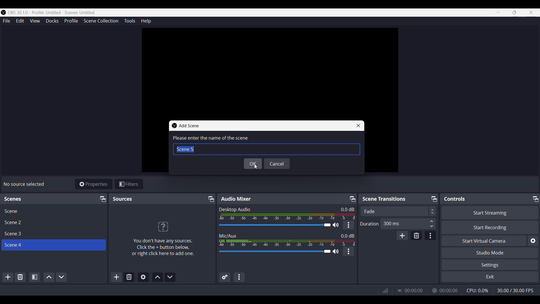  Describe the element at coordinates (398, 211) in the screenshot. I see `Transition type` at that location.